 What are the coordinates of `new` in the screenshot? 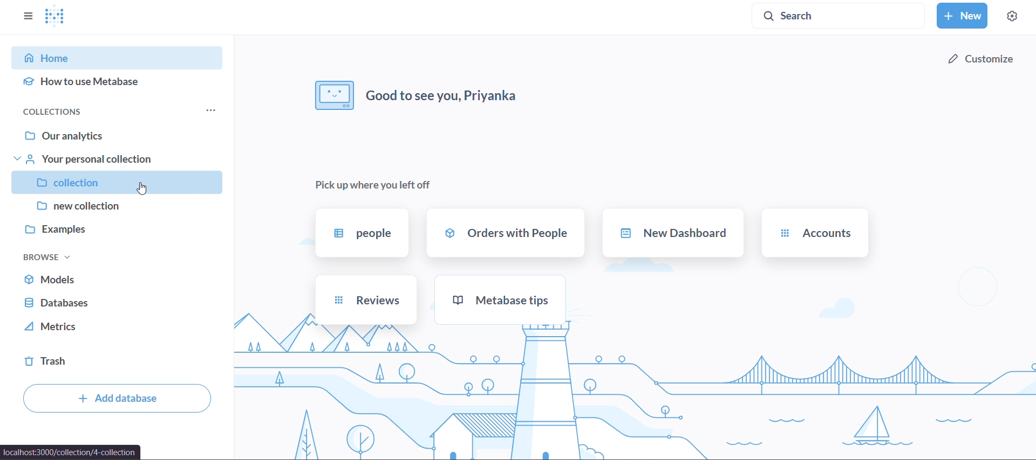 It's located at (962, 16).